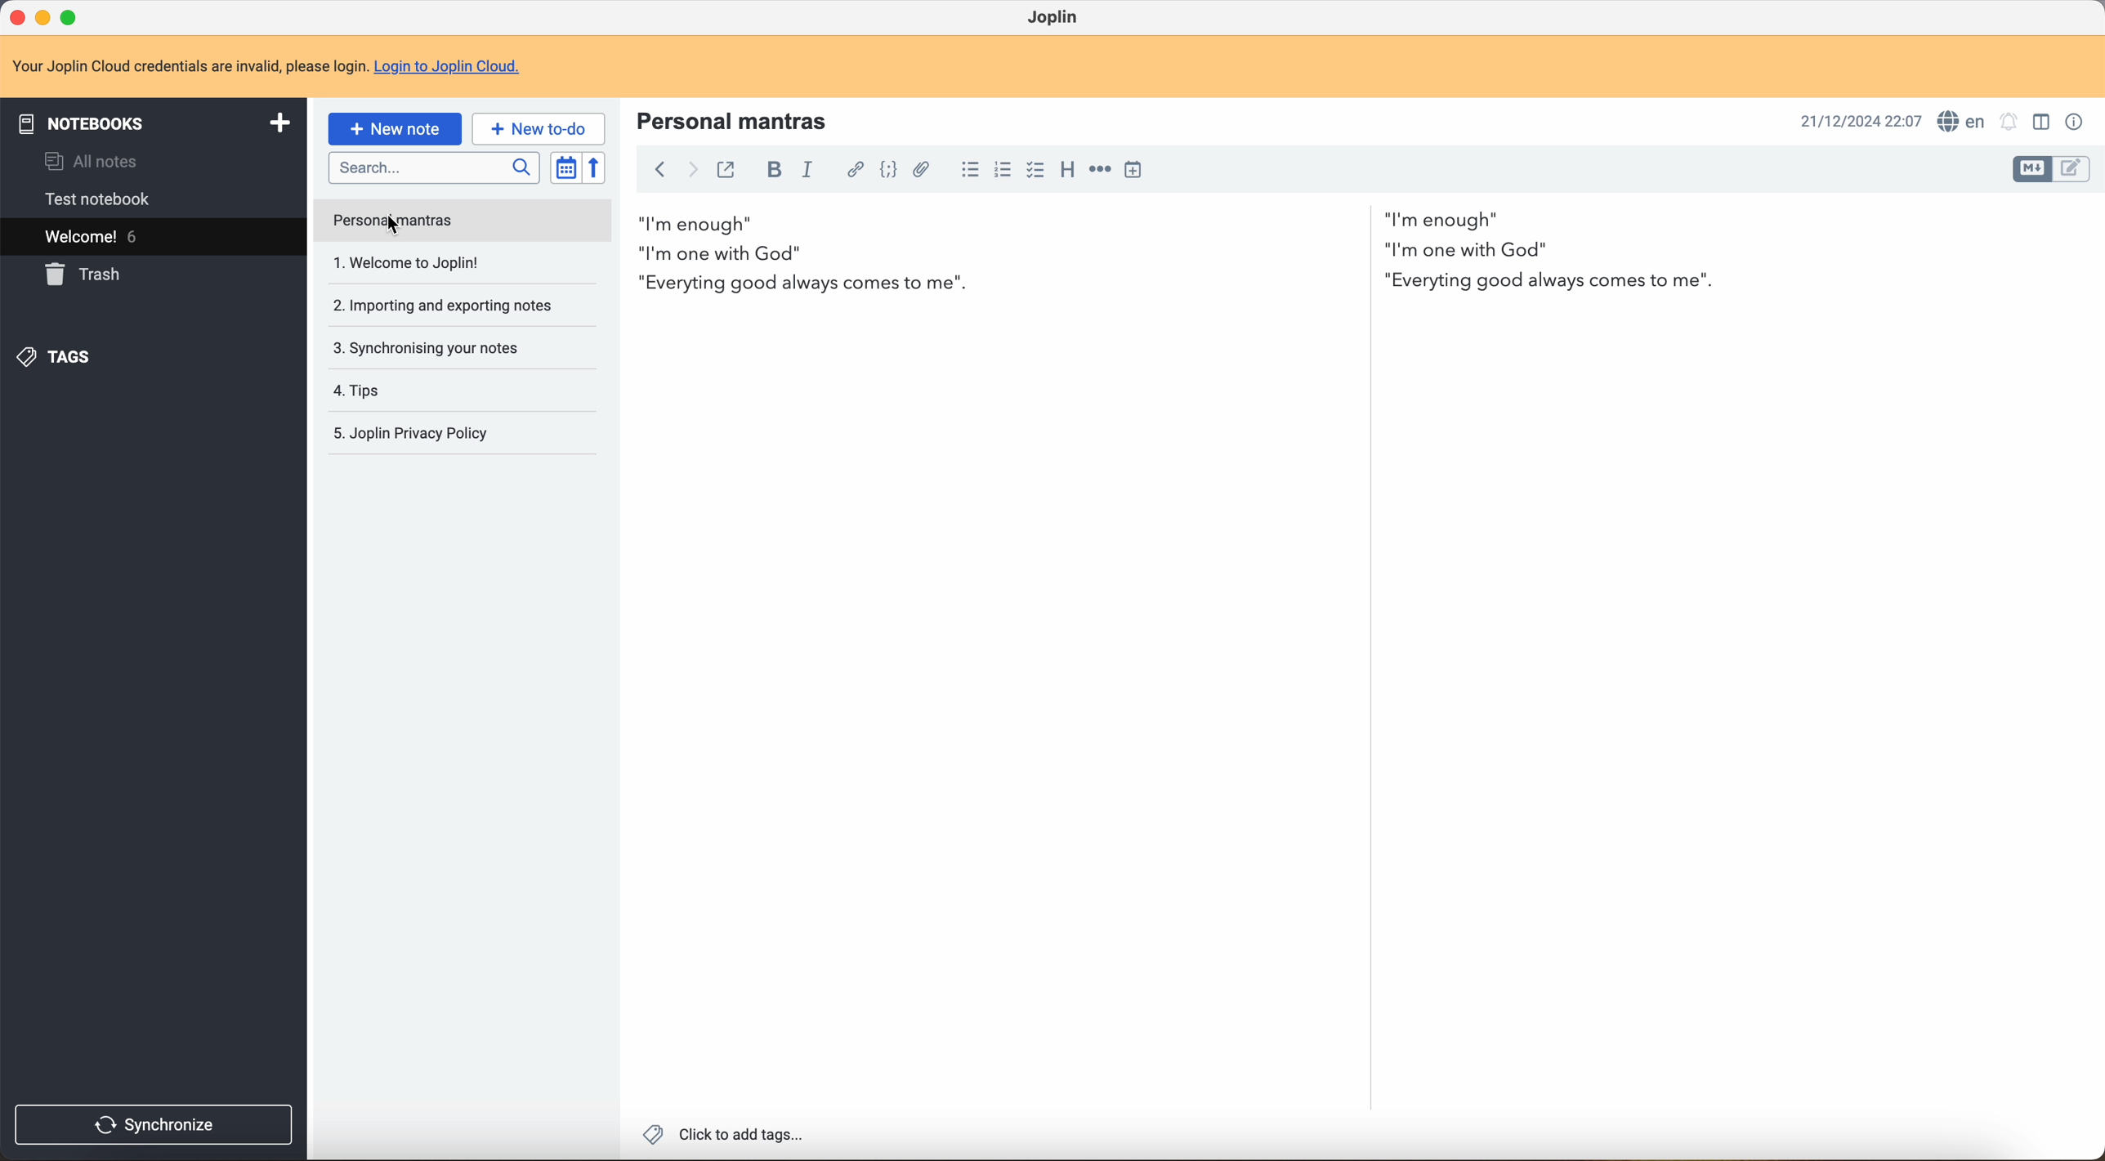  Describe the element at coordinates (184, 66) in the screenshot. I see `note` at that location.